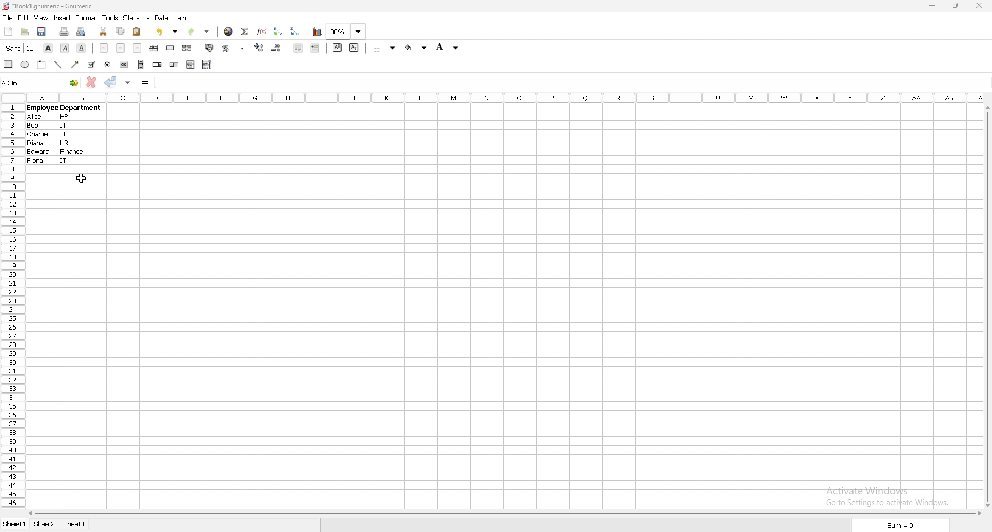  What do you see at coordinates (25, 65) in the screenshot?
I see `ellipse` at bounding box center [25, 65].